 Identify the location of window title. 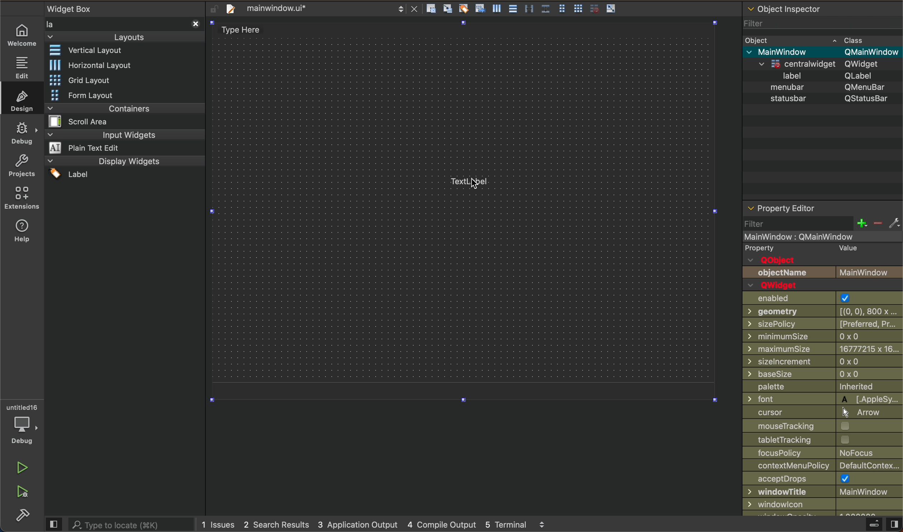
(815, 493).